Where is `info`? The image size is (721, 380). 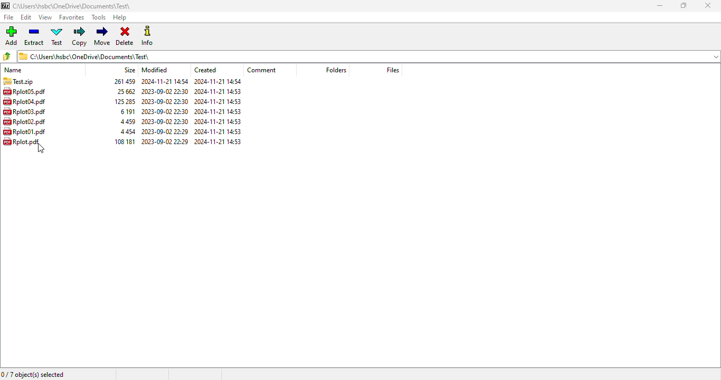
info is located at coordinates (148, 35).